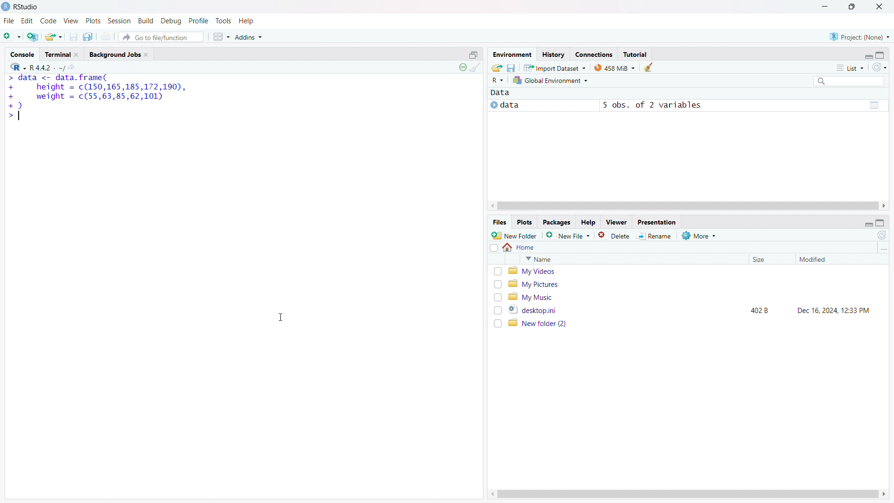 This screenshot has height=503, width=894. I want to click on open new console, so click(474, 54).